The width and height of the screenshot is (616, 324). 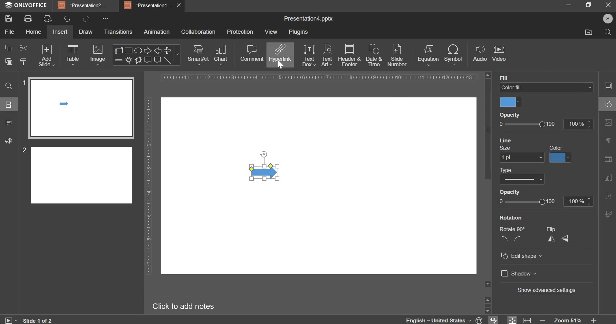 What do you see at coordinates (319, 77) in the screenshot?
I see `horizontal scale` at bounding box center [319, 77].